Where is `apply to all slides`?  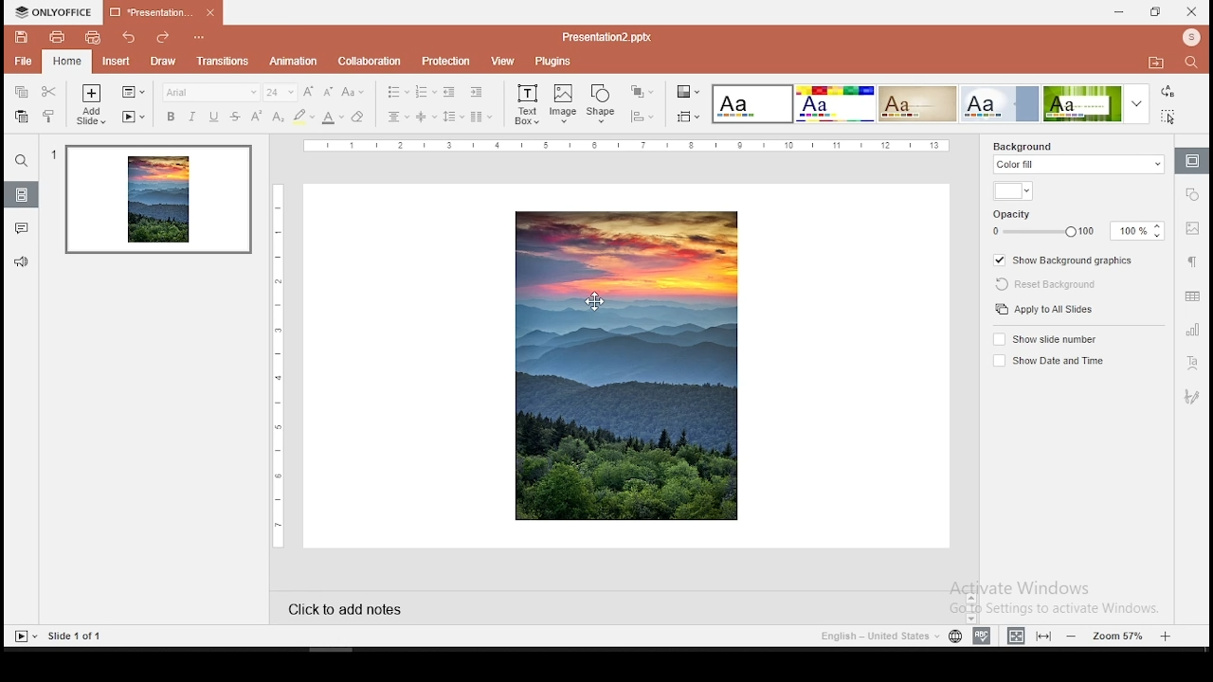 apply to all slides is located at coordinates (1043, 309).